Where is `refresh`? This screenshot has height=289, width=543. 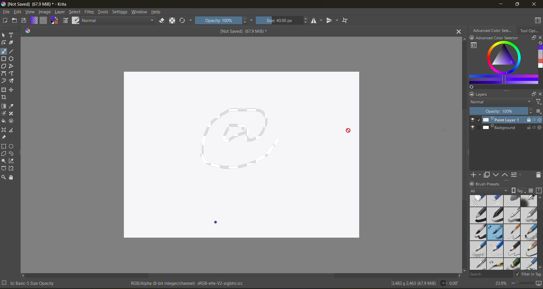 refresh is located at coordinates (470, 87).